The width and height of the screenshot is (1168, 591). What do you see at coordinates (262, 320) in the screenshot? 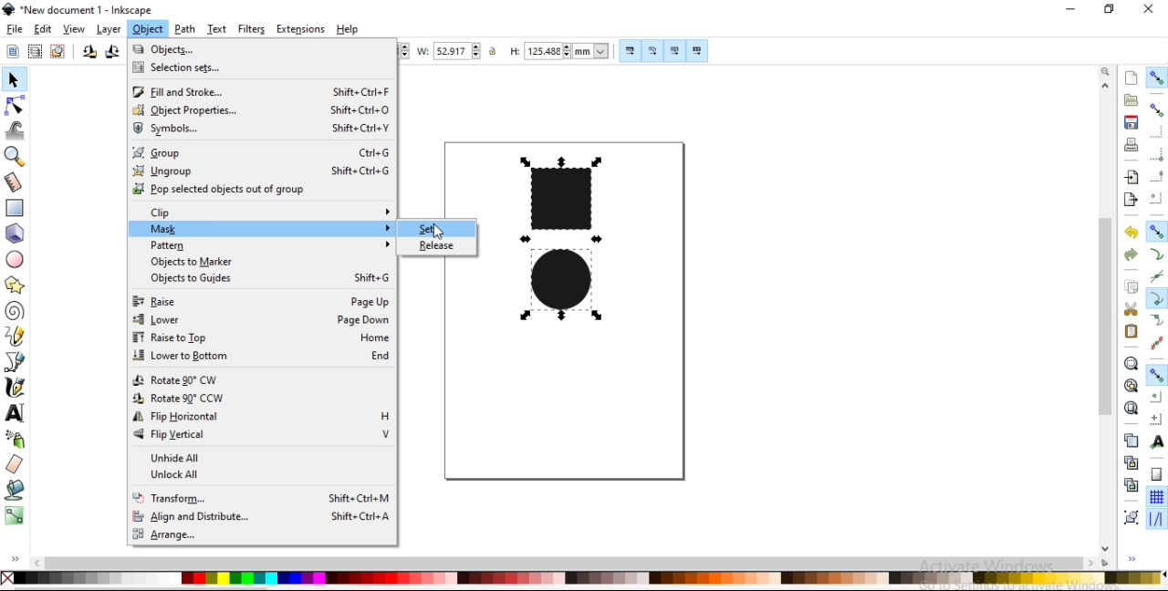
I see `lower` at bounding box center [262, 320].